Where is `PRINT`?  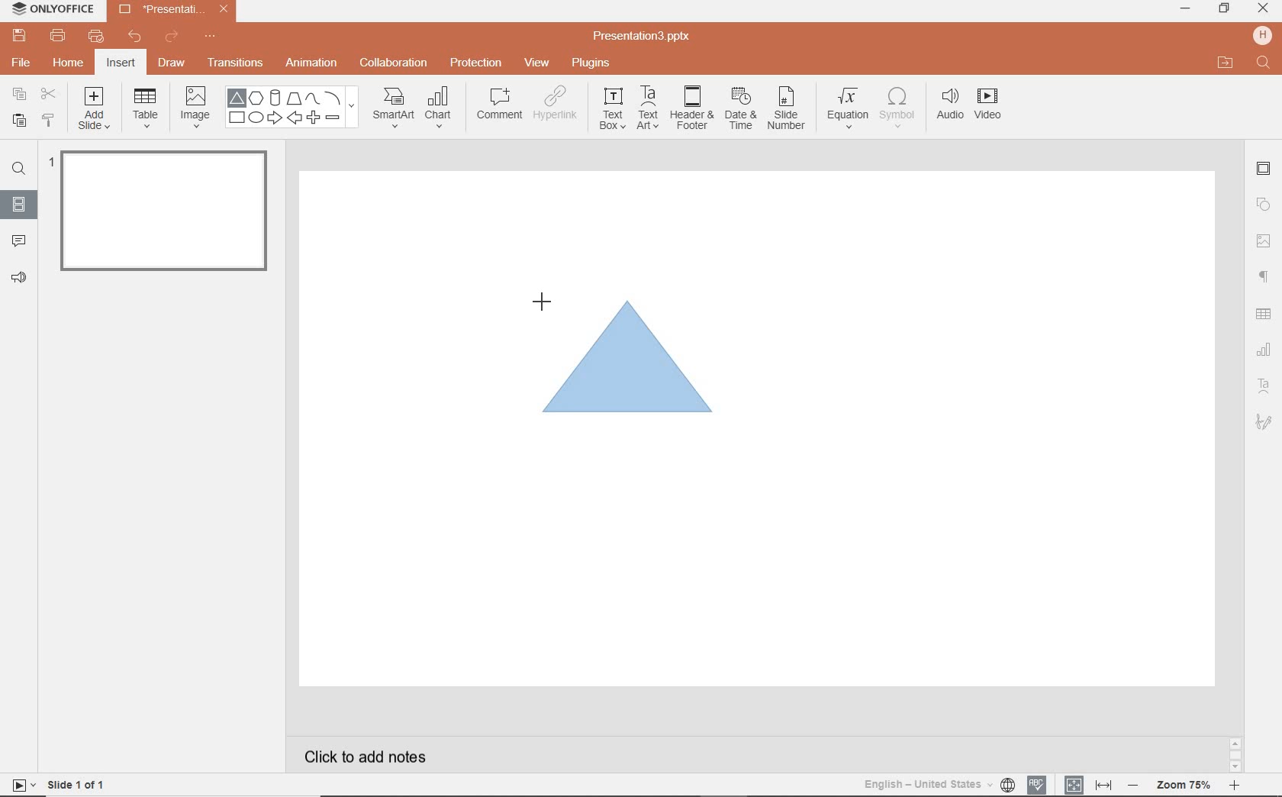
PRINT is located at coordinates (57, 37).